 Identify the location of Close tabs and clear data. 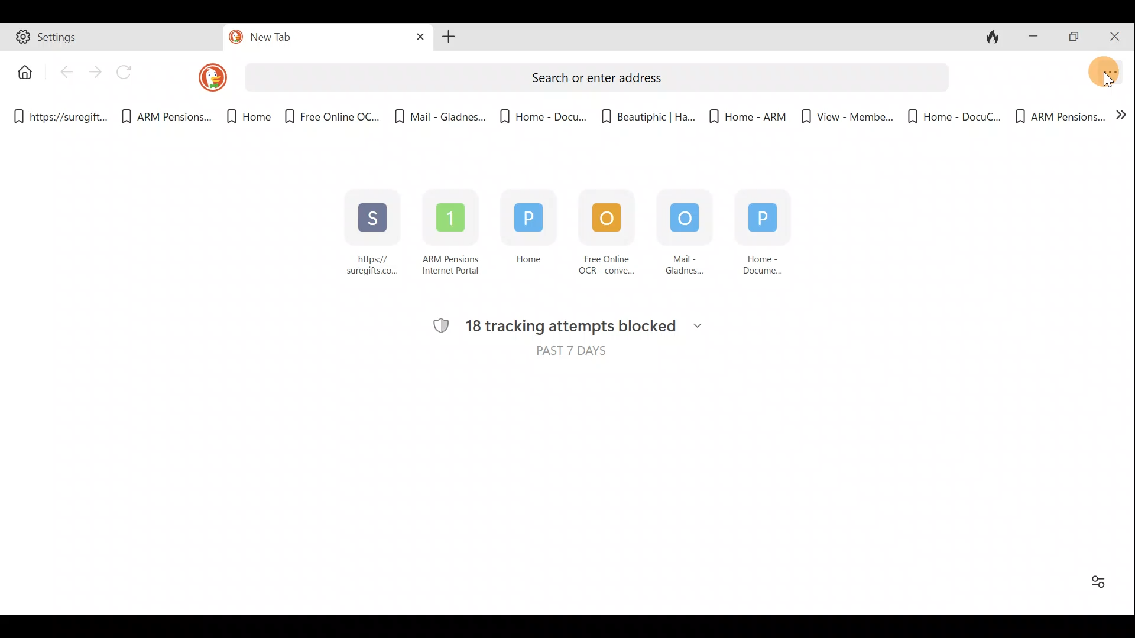
(995, 37).